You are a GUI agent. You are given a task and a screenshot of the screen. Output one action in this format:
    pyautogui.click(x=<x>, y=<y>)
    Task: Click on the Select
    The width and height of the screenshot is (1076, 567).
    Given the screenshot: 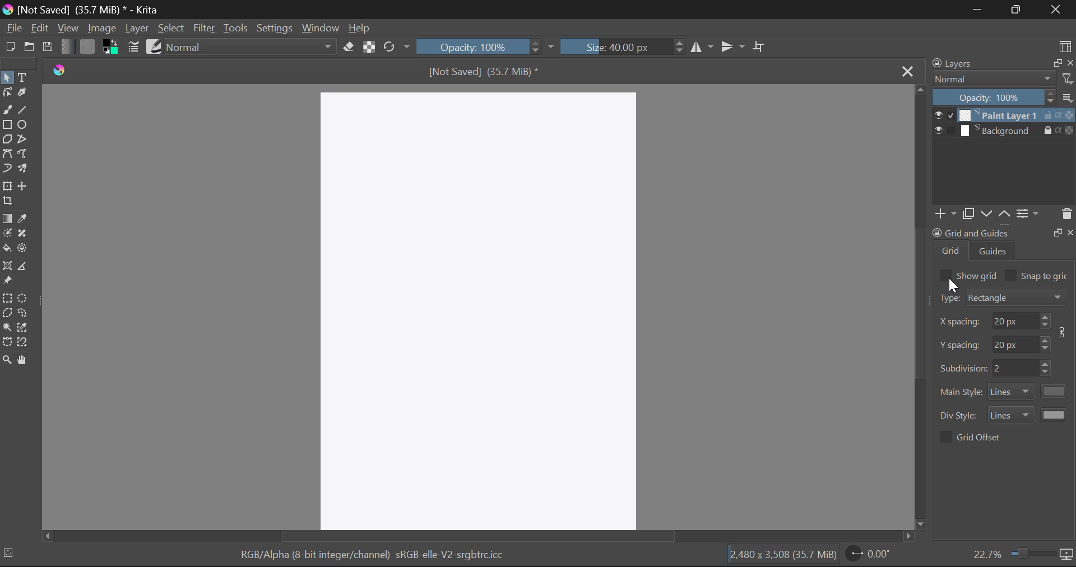 What is the action you would take?
    pyautogui.click(x=171, y=29)
    